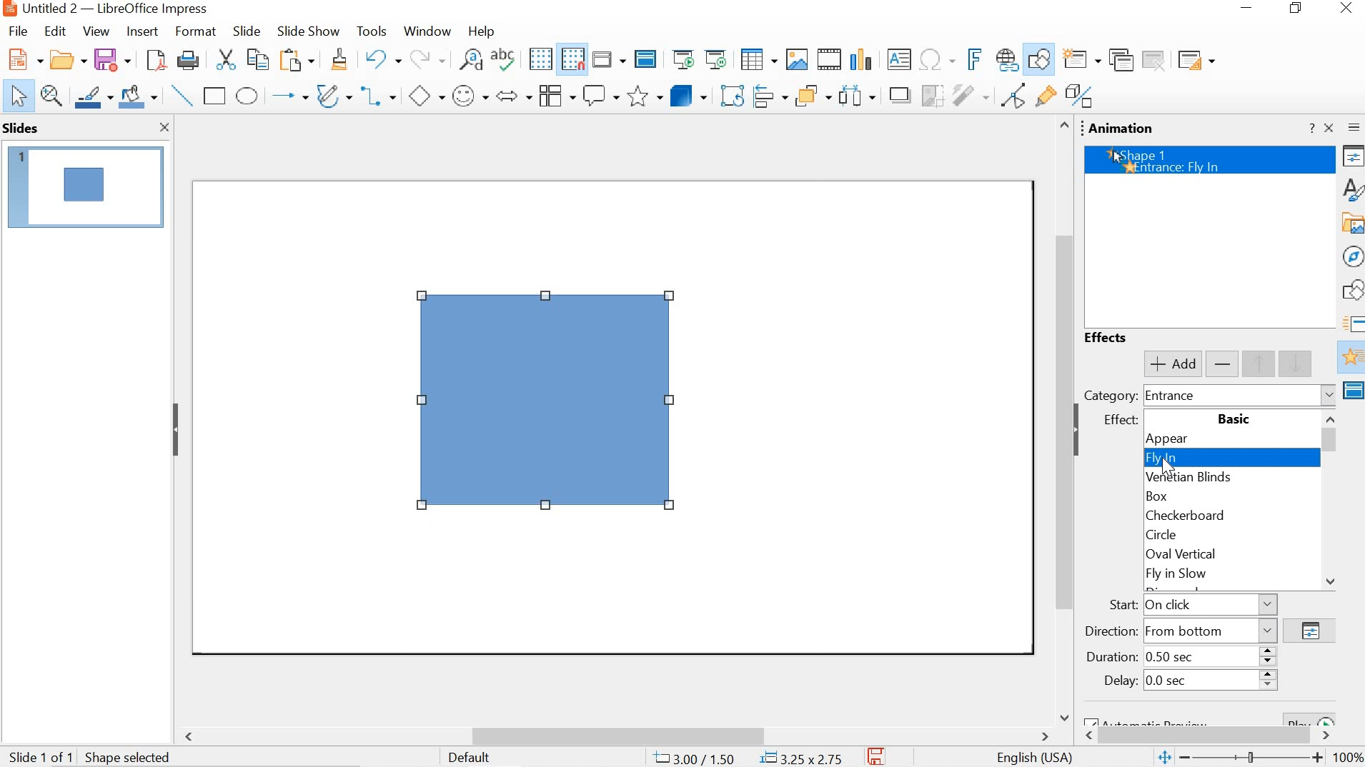 Image resolution: width=1365 pixels, height=767 pixels. What do you see at coordinates (642, 97) in the screenshot?
I see `stars and banners` at bounding box center [642, 97].